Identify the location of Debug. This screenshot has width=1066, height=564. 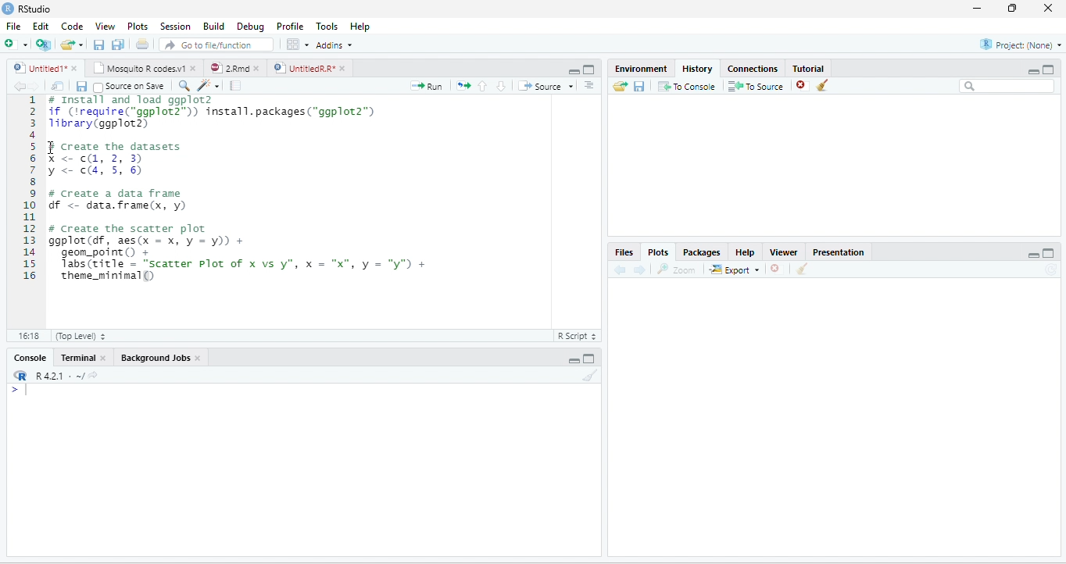
(250, 26).